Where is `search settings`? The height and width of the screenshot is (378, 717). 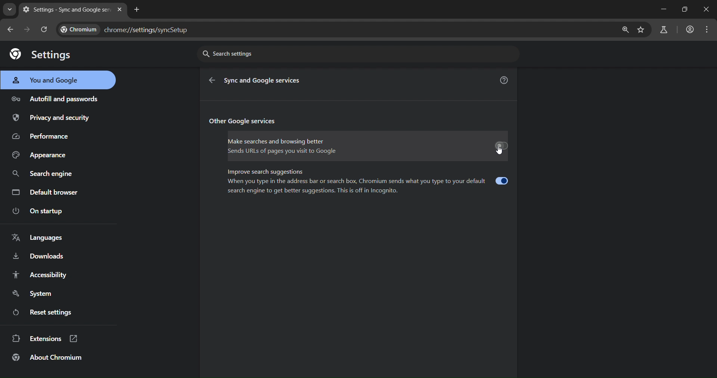 search settings is located at coordinates (358, 54).